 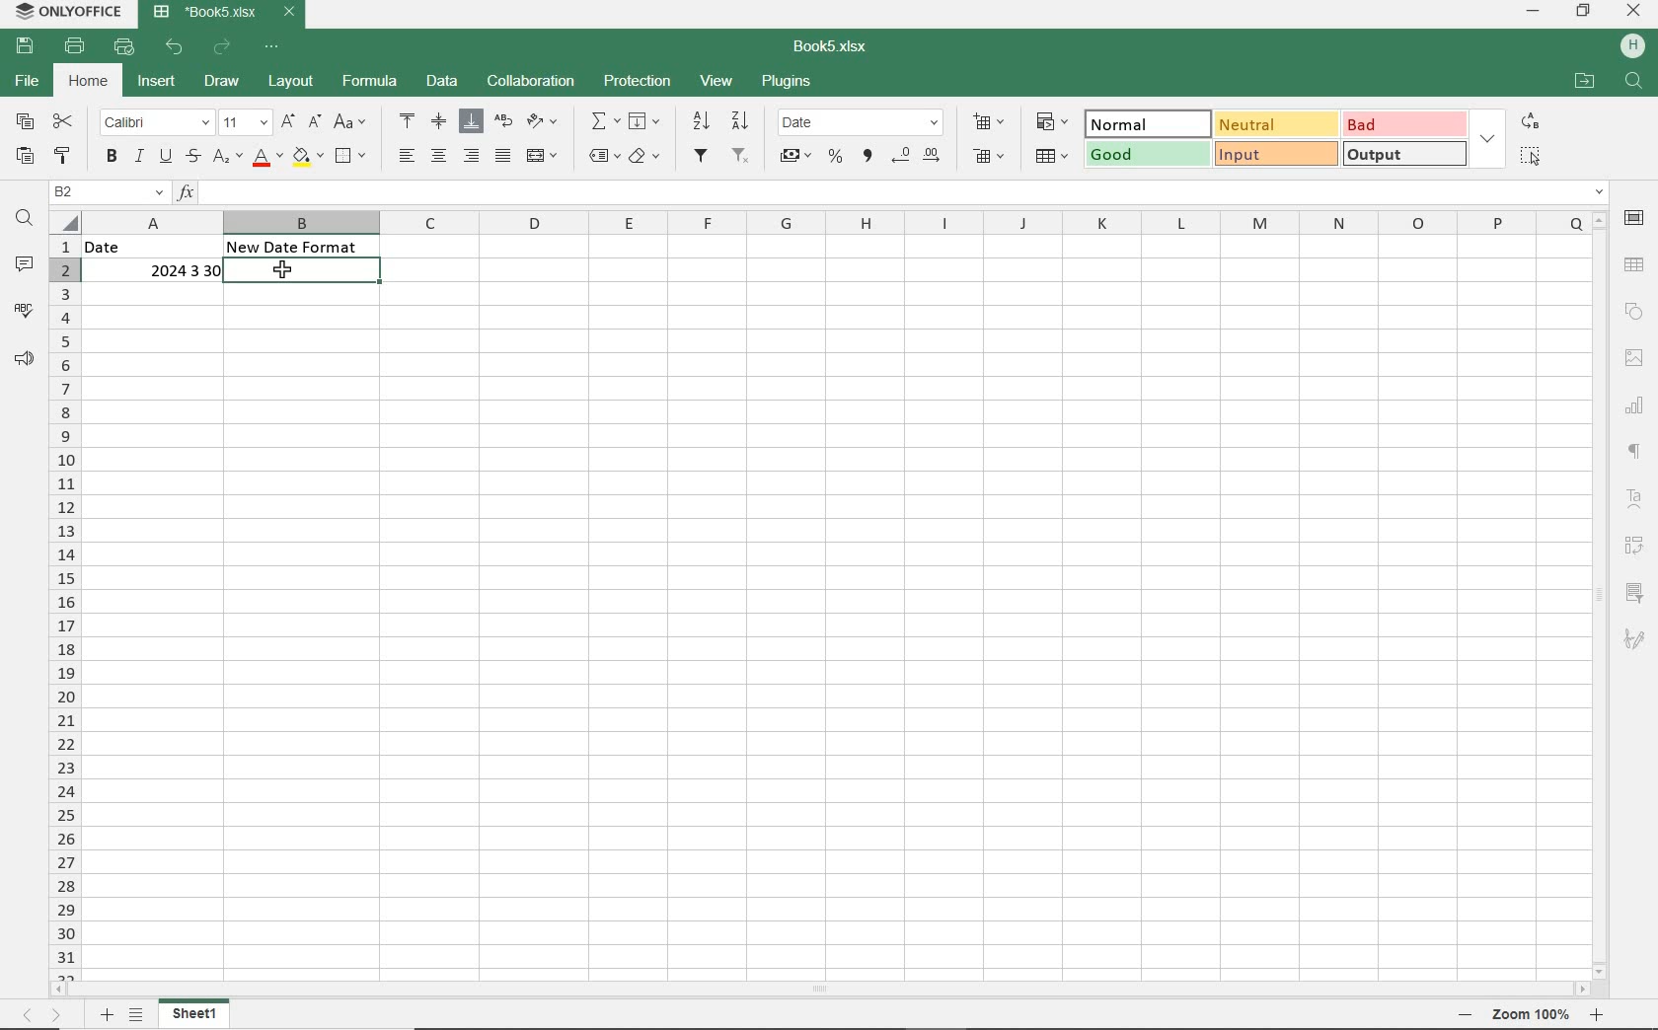 I want to click on DECREMENT FONT SIZE, so click(x=315, y=122).